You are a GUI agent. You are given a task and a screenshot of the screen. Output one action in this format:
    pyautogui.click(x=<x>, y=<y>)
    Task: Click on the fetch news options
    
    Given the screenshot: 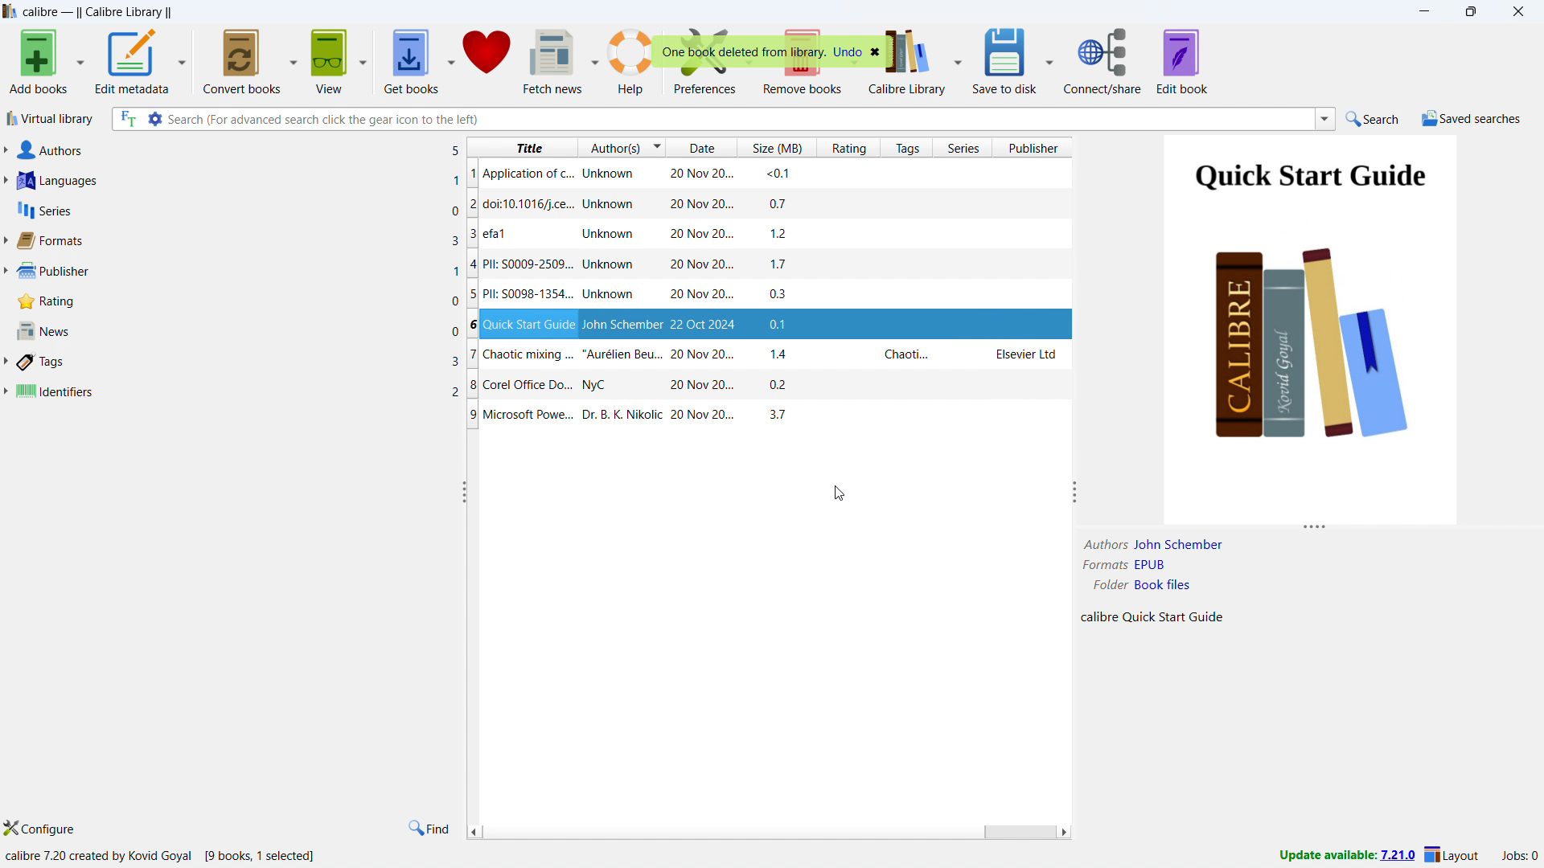 What is the action you would take?
    pyautogui.click(x=593, y=58)
    